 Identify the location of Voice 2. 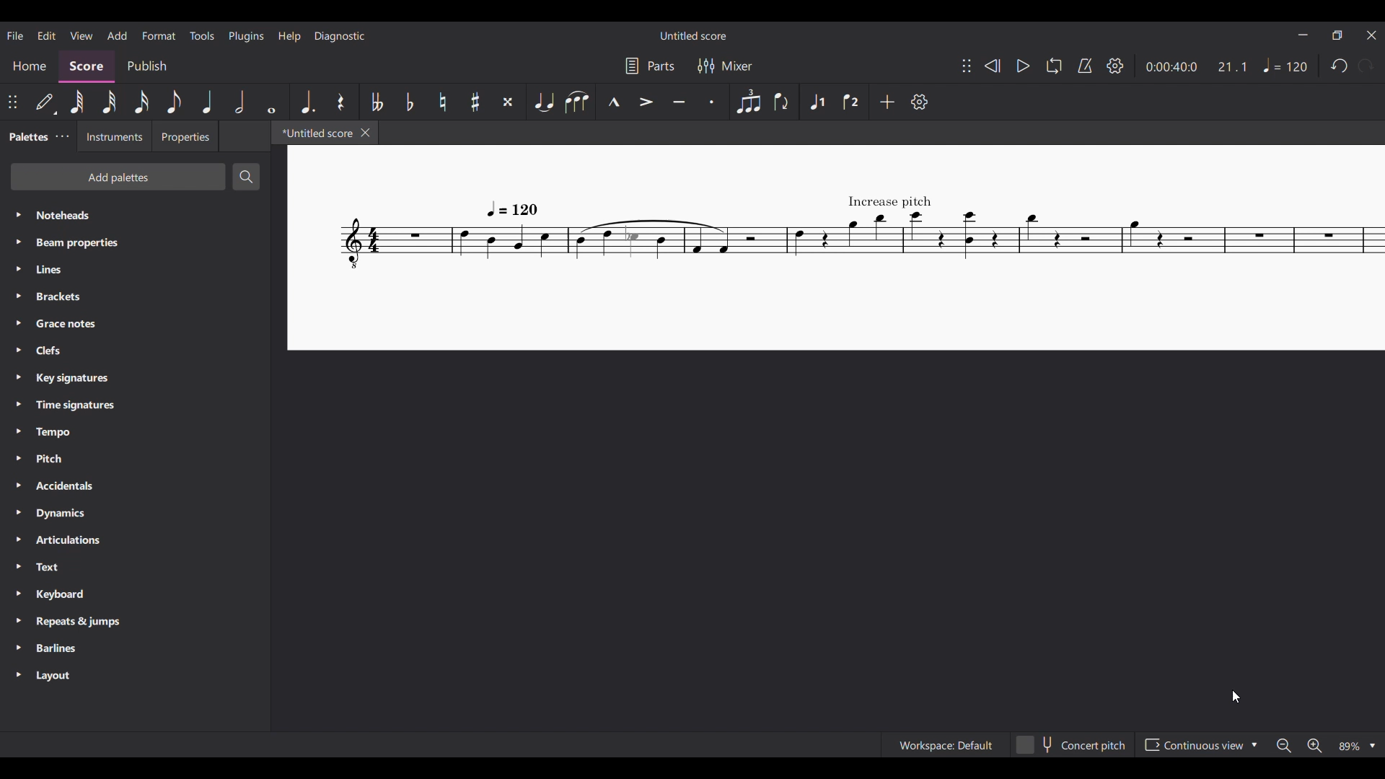
(850, 102).